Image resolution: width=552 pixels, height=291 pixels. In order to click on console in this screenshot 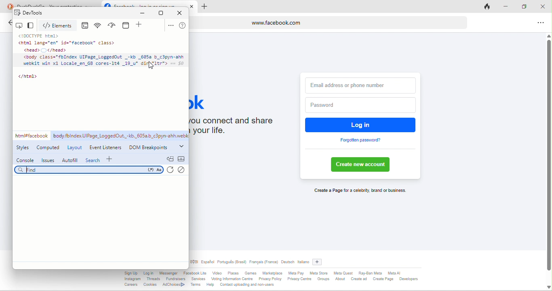, I will do `click(86, 26)`.